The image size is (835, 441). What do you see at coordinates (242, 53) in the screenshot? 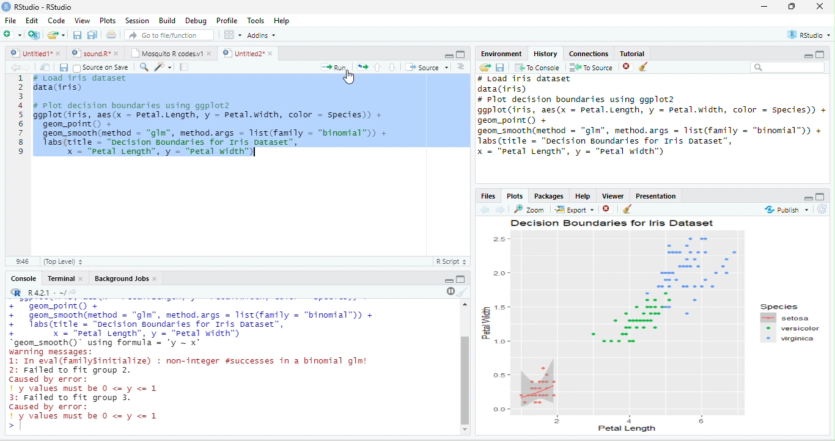
I see `Untitled2` at bounding box center [242, 53].